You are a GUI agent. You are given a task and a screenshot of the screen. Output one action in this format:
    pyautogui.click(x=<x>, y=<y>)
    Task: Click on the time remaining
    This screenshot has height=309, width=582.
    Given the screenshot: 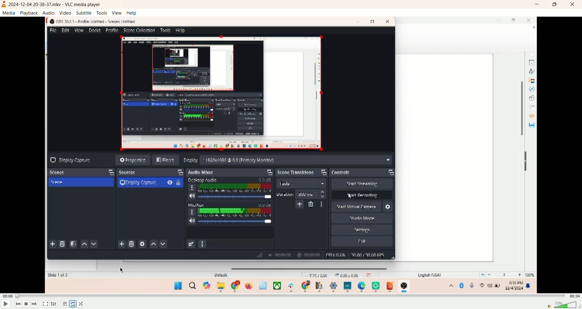 What is the action you would take?
    pyautogui.click(x=575, y=296)
    